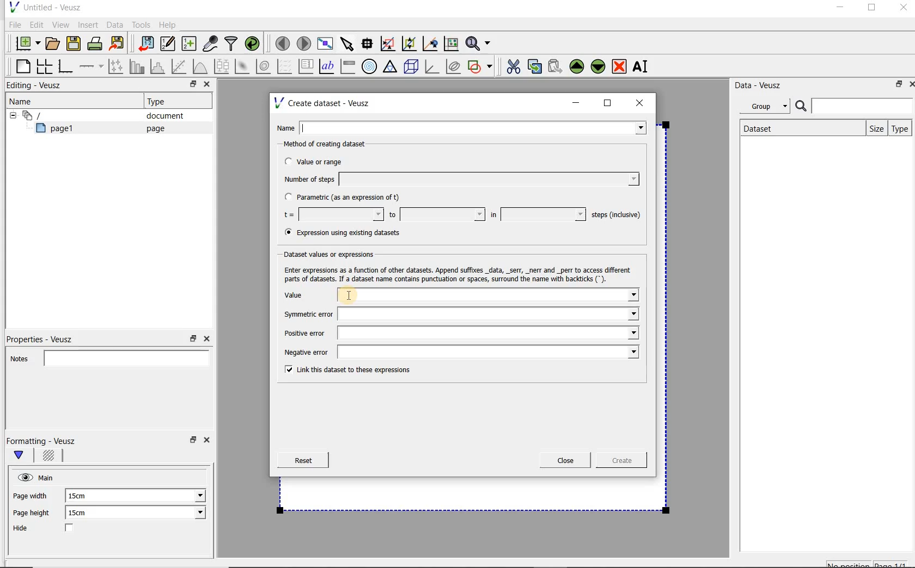  I want to click on close, so click(643, 102).